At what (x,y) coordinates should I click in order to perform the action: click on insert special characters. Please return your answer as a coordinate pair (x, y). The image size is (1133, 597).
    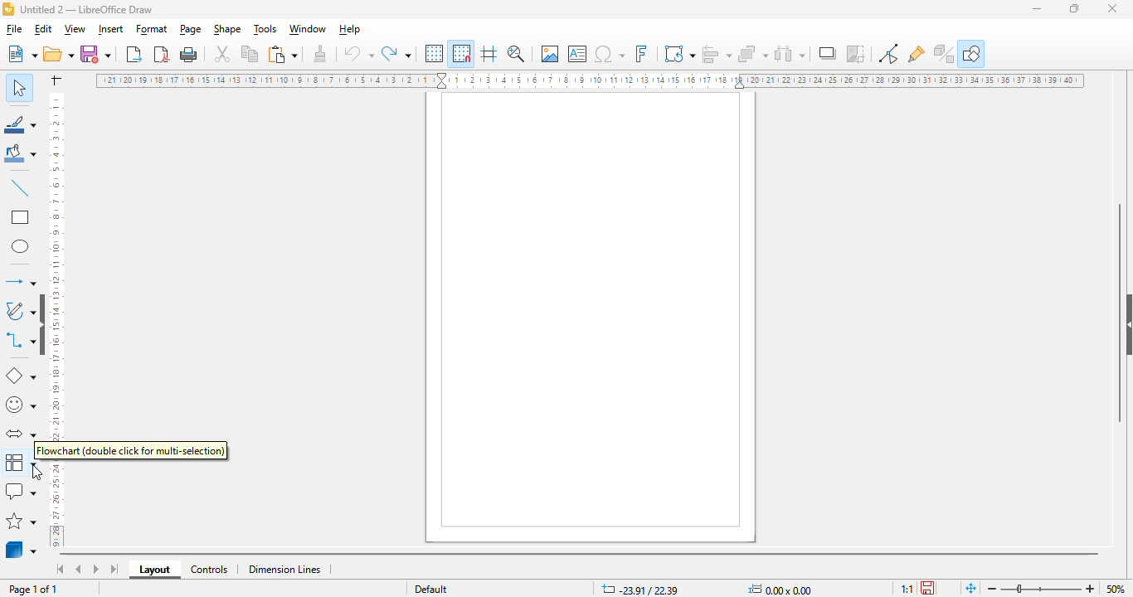
    Looking at the image, I should click on (610, 54).